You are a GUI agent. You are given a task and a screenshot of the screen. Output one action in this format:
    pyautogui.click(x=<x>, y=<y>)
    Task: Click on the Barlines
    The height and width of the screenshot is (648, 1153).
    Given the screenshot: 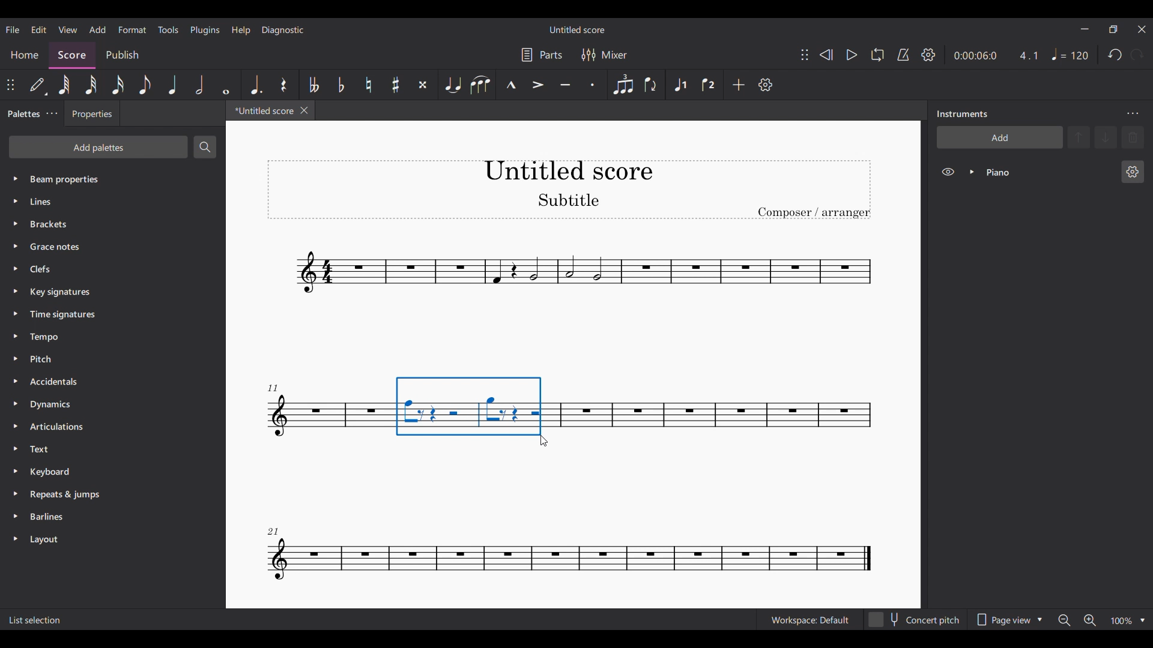 What is the action you would take?
    pyautogui.click(x=103, y=518)
    